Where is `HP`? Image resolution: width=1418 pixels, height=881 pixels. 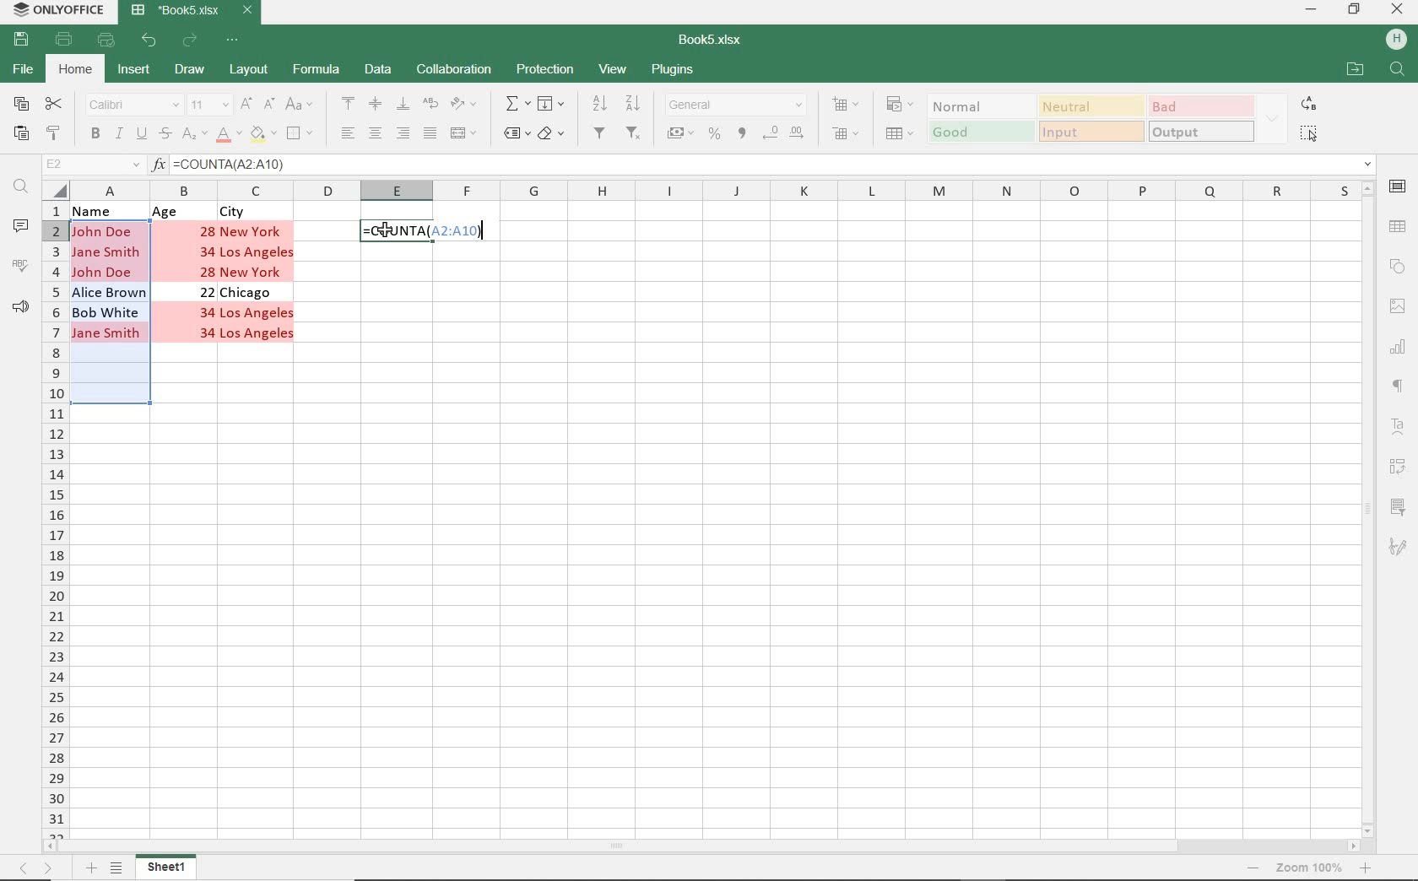
HP is located at coordinates (1396, 39).